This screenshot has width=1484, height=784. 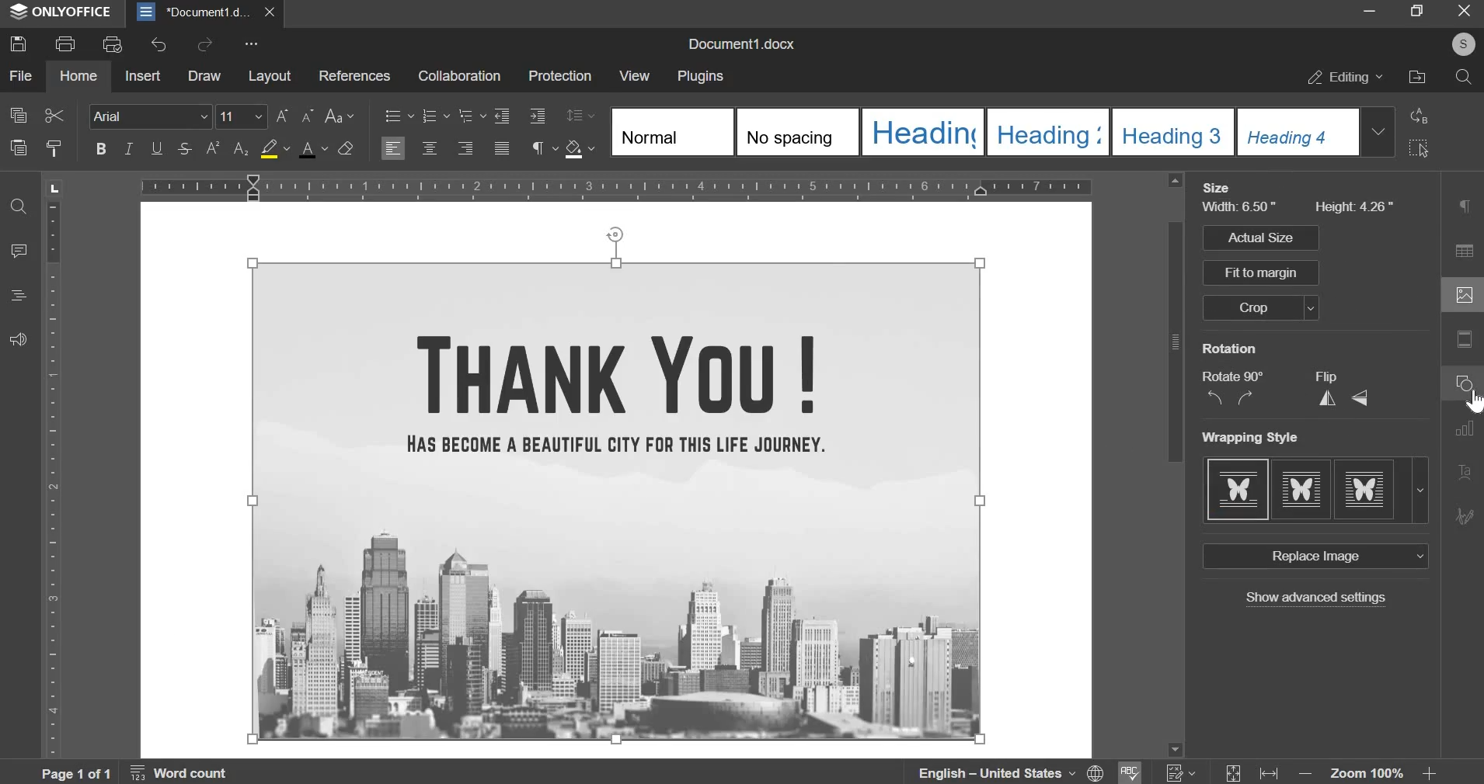 What do you see at coordinates (339, 115) in the screenshot?
I see `change case` at bounding box center [339, 115].